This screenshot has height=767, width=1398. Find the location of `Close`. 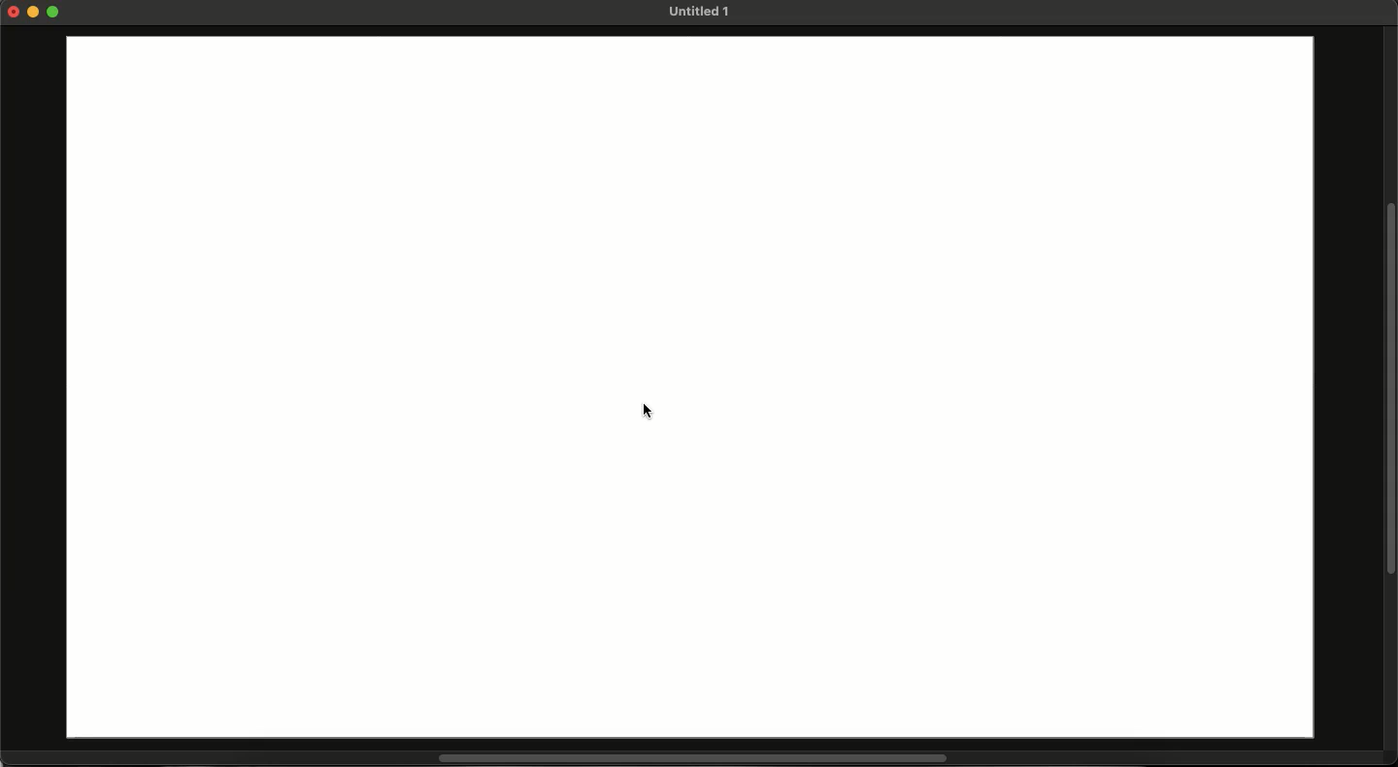

Close is located at coordinates (14, 11).